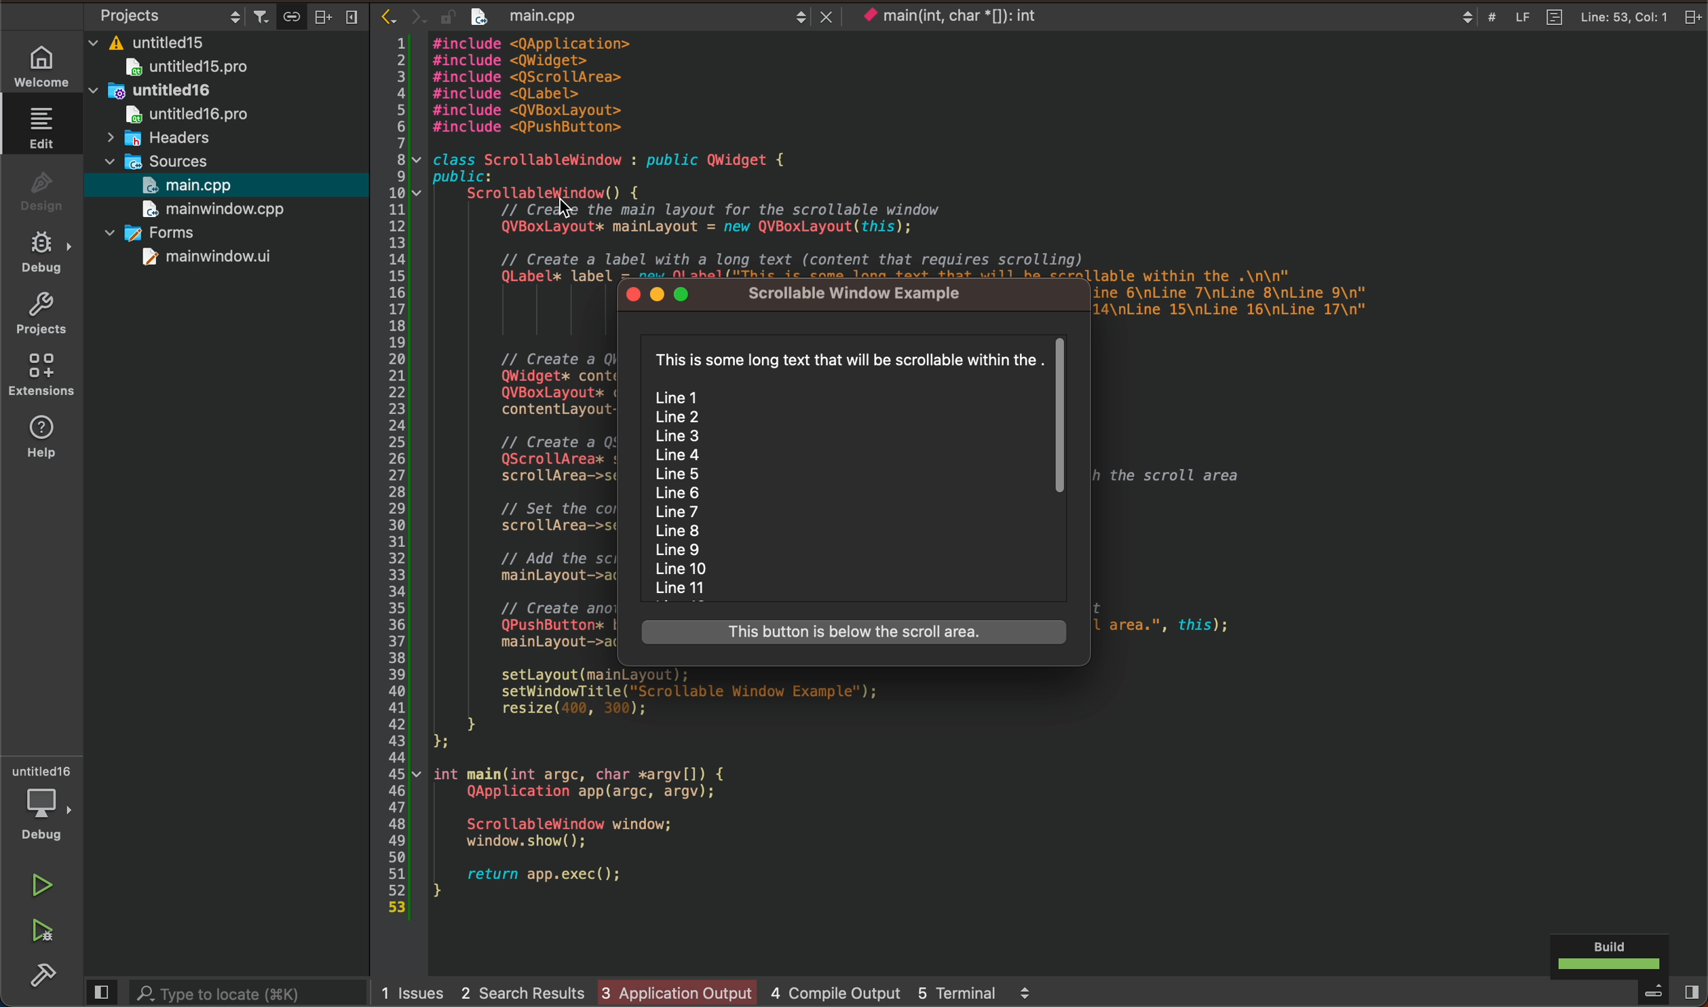  Describe the element at coordinates (191, 113) in the screenshot. I see `untitled16pro` at that location.